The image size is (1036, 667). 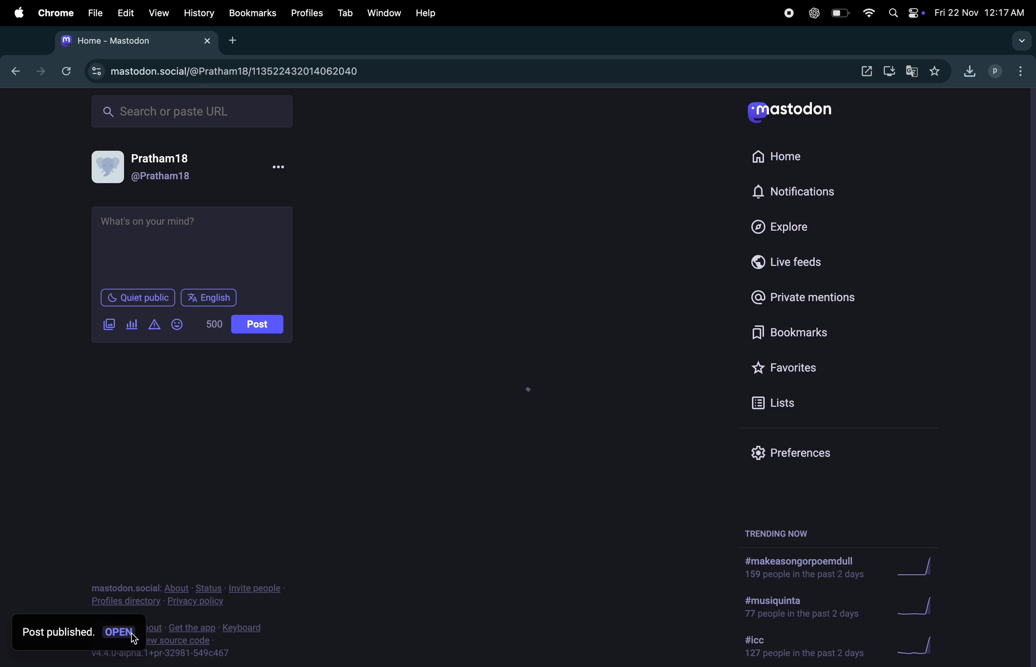 What do you see at coordinates (937, 71) in the screenshot?
I see `favourites` at bounding box center [937, 71].